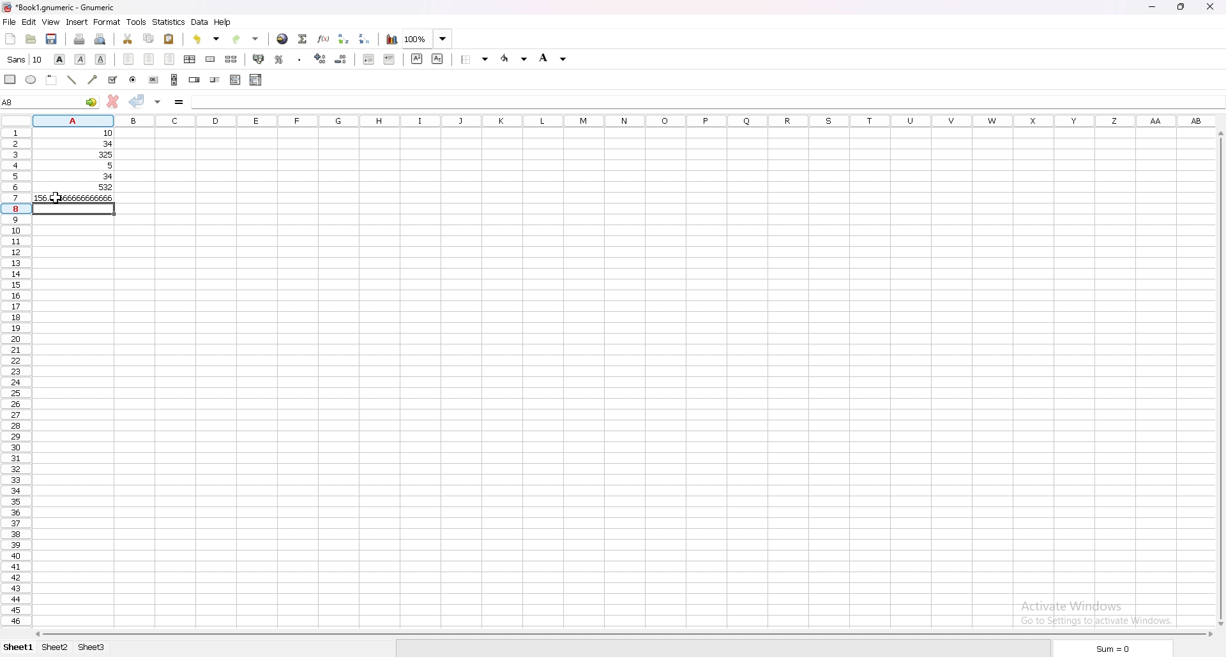  What do you see at coordinates (136, 101) in the screenshot?
I see `accept changes` at bounding box center [136, 101].